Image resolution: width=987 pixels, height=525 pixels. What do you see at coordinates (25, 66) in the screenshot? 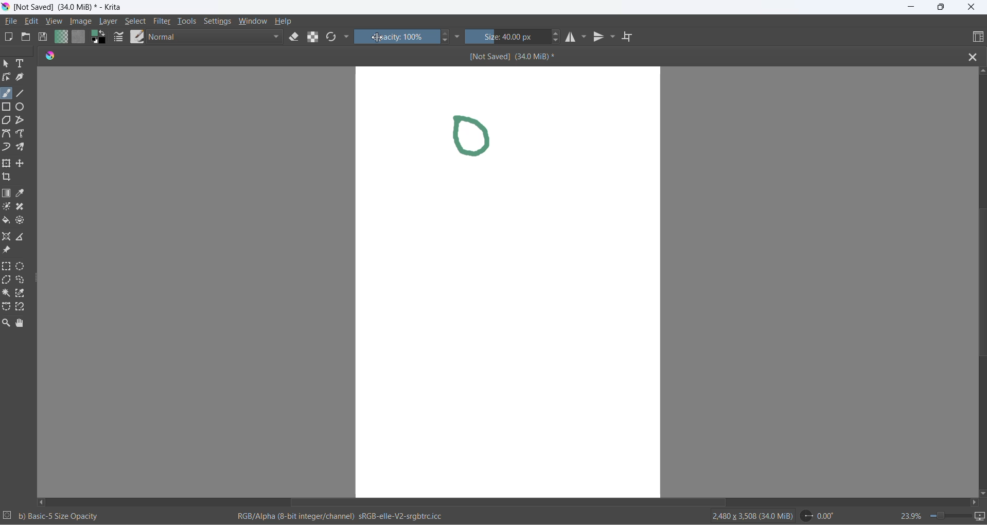
I see `text tool` at bounding box center [25, 66].